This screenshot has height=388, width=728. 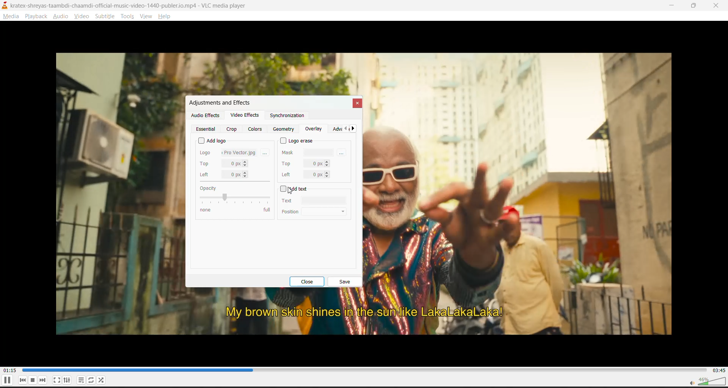 I want to click on total track time, so click(x=719, y=370).